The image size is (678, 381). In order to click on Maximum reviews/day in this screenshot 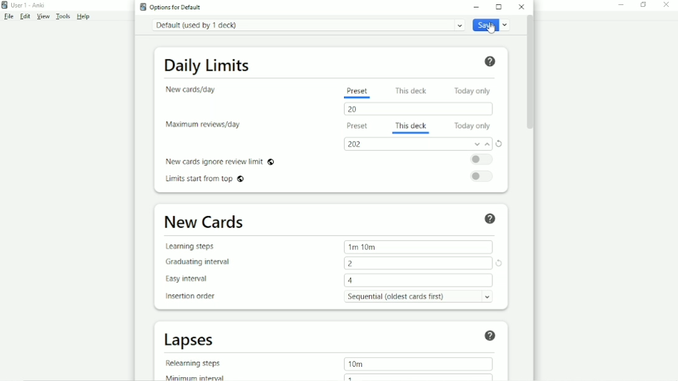, I will do `click(203, 125)`.